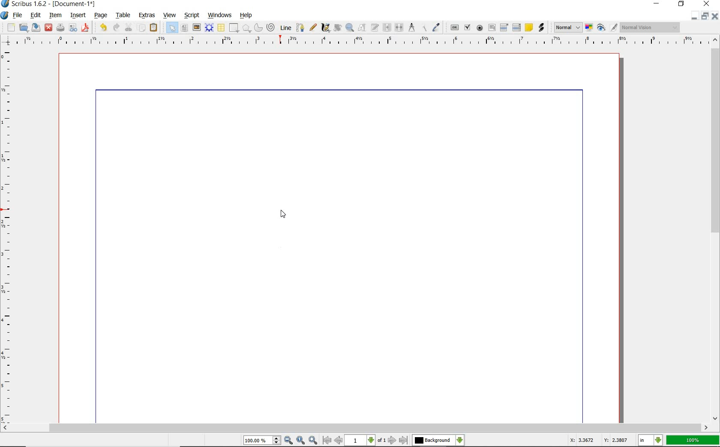  What do you see at coordinates (196, 28) in the screenshot?
I see `image frame` at bounding box center [196, 28].